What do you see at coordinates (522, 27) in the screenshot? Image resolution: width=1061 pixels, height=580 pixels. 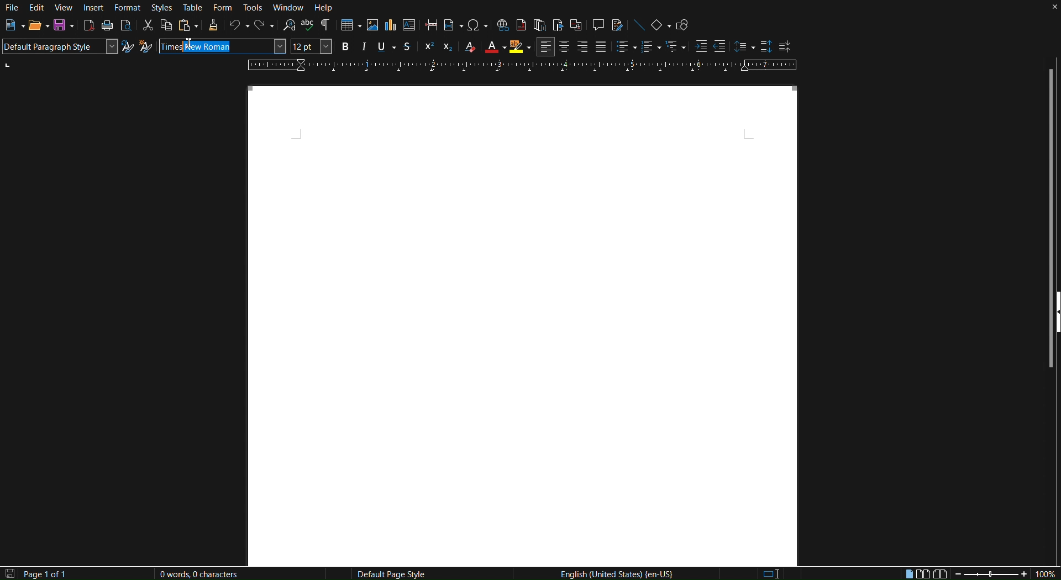 I see `Insert Footnote` at bounding box center [522, 27].